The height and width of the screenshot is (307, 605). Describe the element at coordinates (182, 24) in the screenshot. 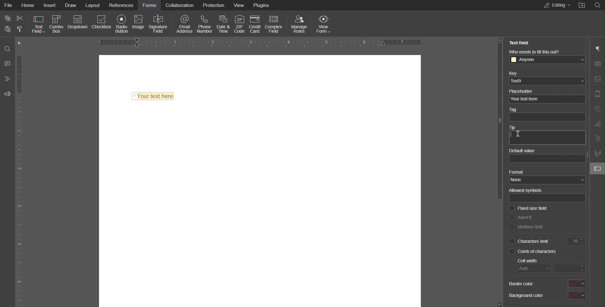

I see `Email Address` at that location.